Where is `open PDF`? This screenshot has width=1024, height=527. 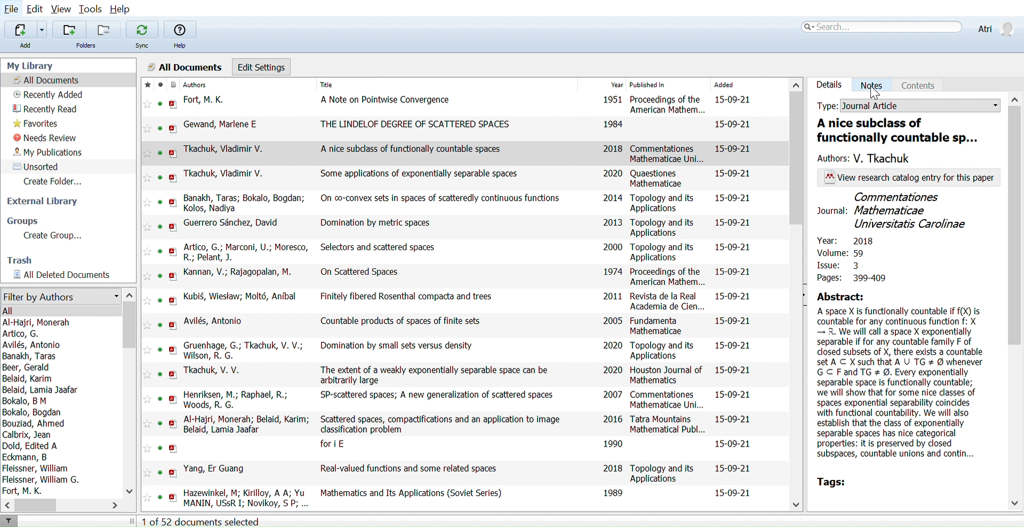
open PDF is located at coordinates (173, 252).